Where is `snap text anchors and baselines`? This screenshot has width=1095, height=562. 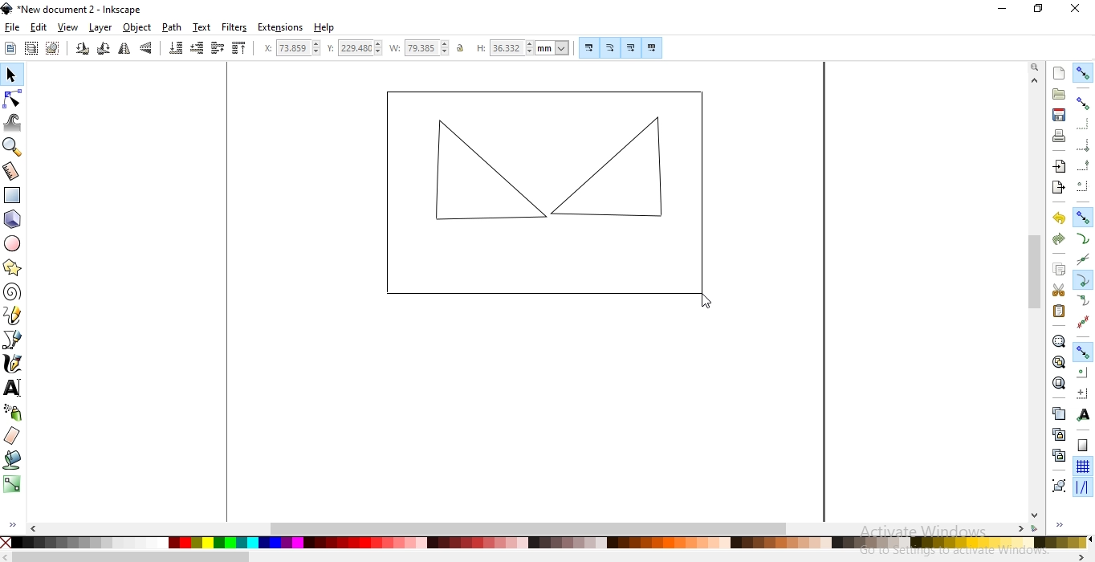
snap text anchors and baselines is located at coordinates (1084, 413).